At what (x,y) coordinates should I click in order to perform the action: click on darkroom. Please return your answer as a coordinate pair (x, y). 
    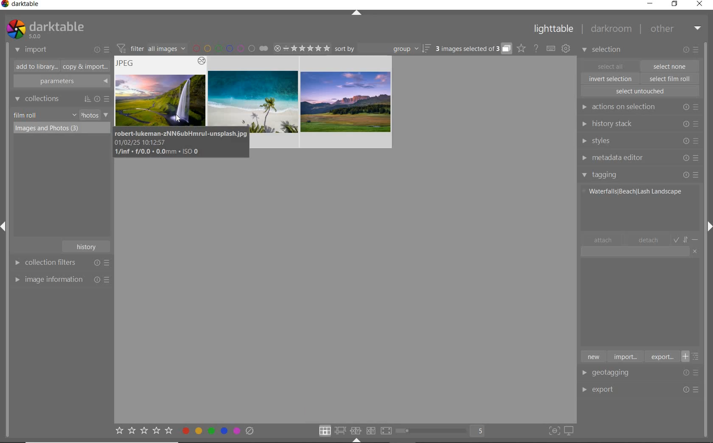
    Looking at the image, I should click on (612, 30).